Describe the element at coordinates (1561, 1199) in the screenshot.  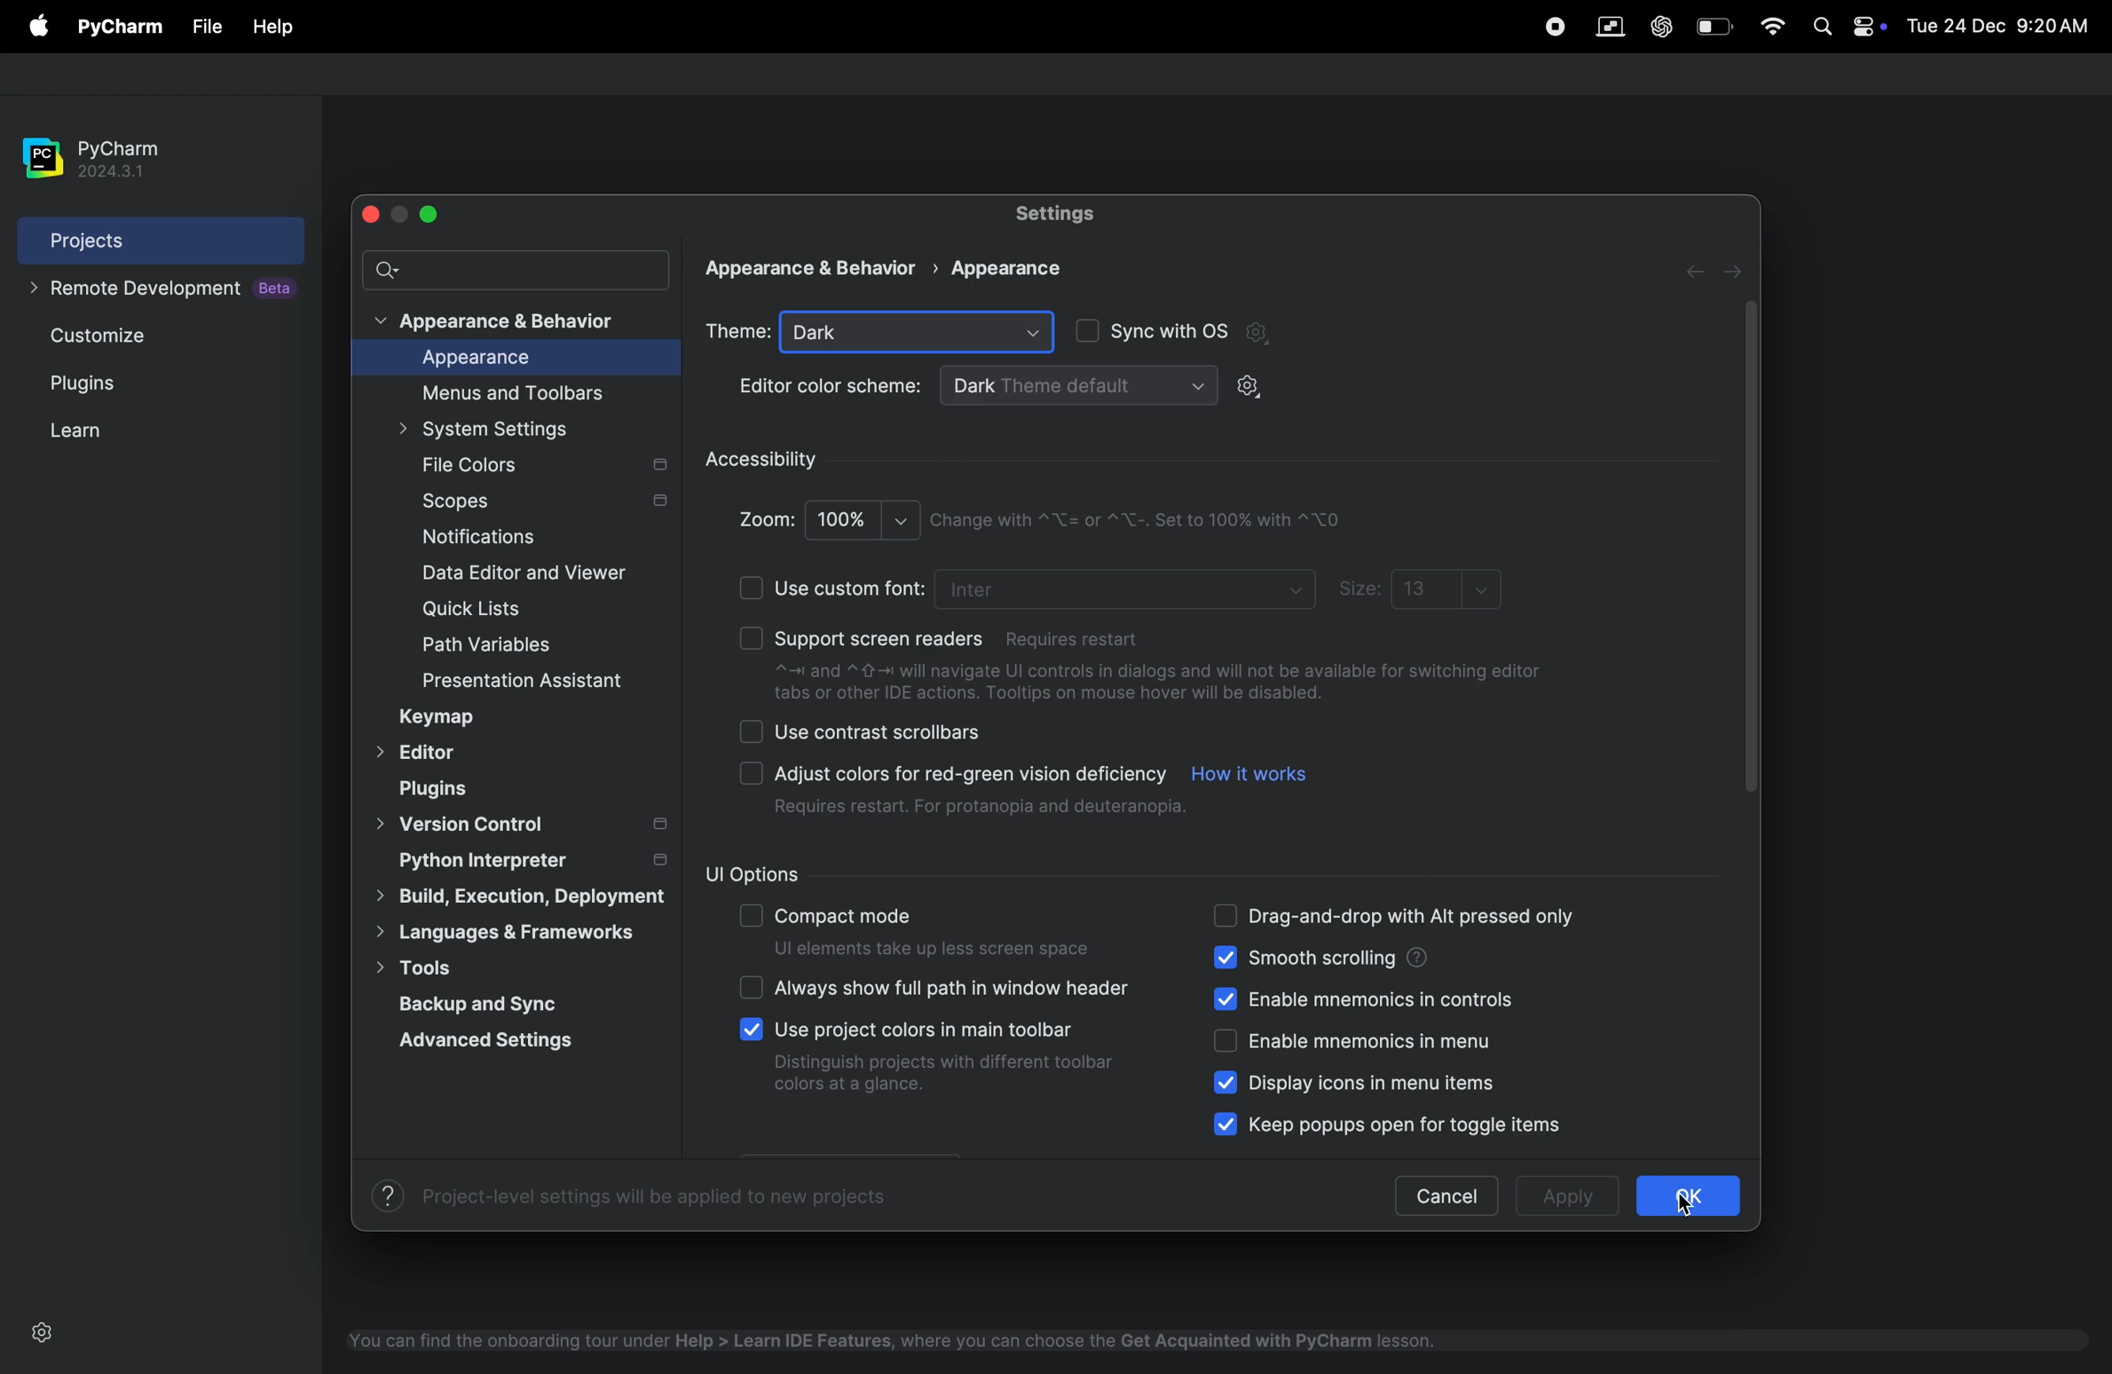
I see `apply` at that location.